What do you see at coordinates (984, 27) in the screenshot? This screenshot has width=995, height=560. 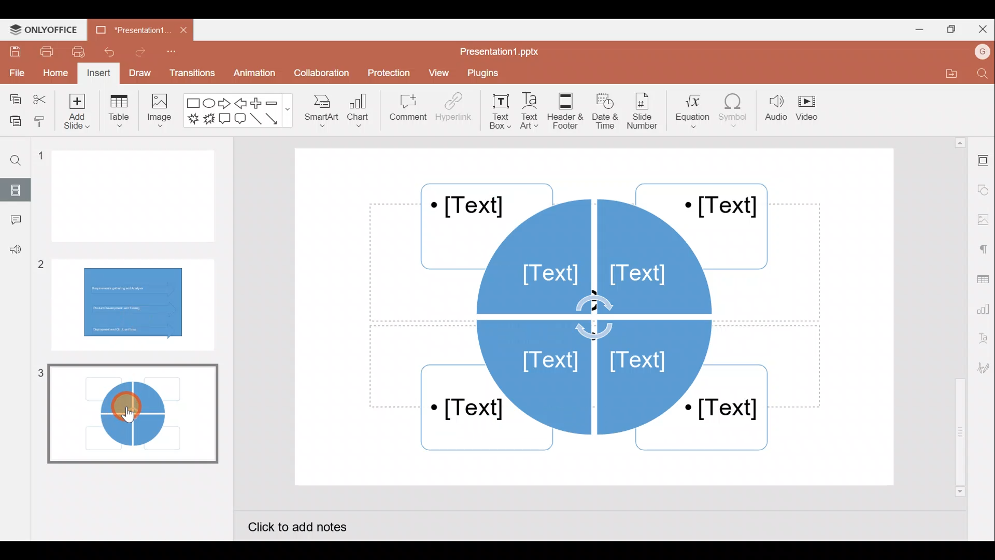 I see `Close` at bounding box center [984, 27].